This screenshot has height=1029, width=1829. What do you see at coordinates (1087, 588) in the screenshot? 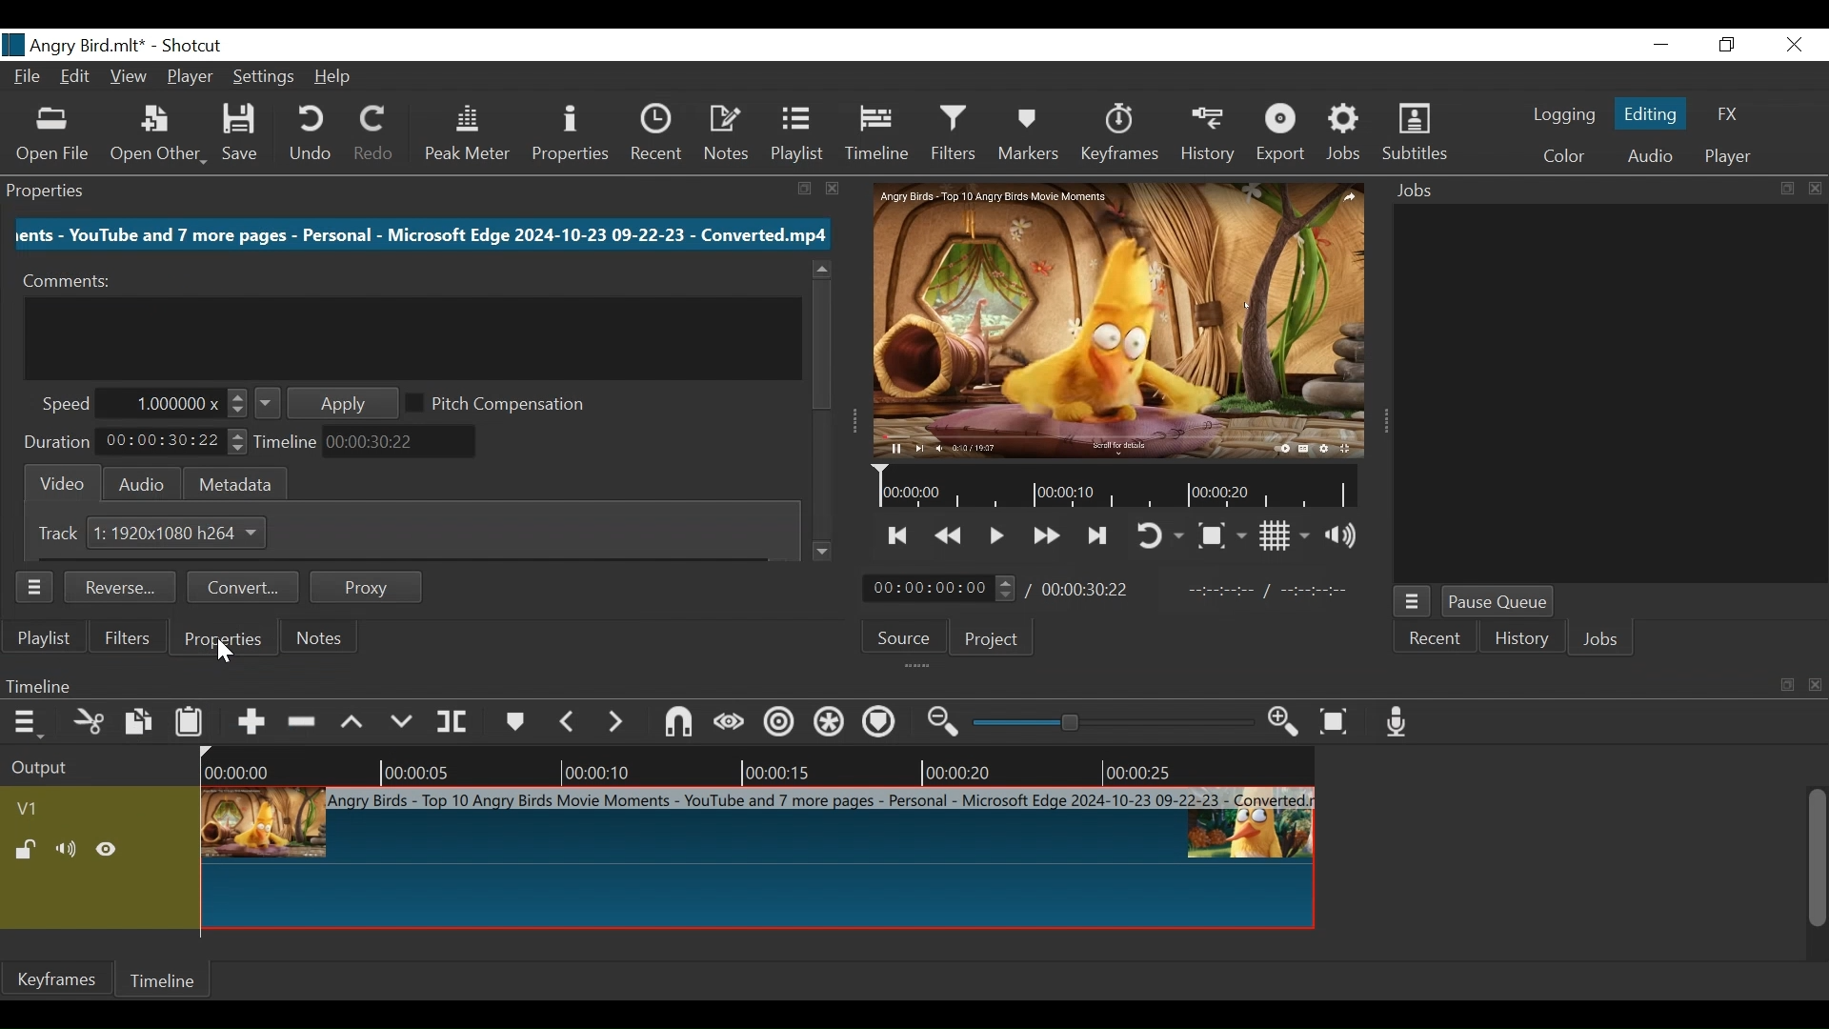
I see `Total Duration` at bounding box center [1087, 588].